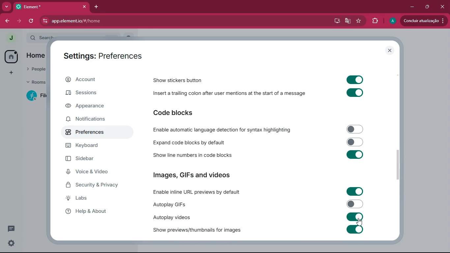  Describe the element at coordinates (41, 37) in the screenshot. I see `search bar` at that location.